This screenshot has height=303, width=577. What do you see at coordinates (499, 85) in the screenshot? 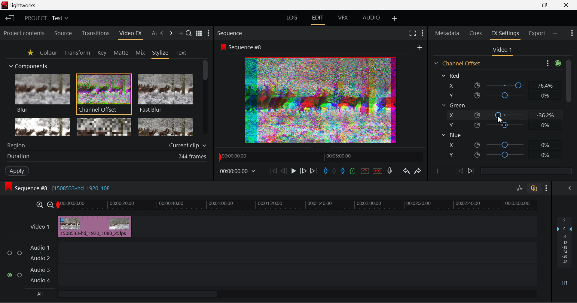
I see `Red X` at bounding box center [499, 85].